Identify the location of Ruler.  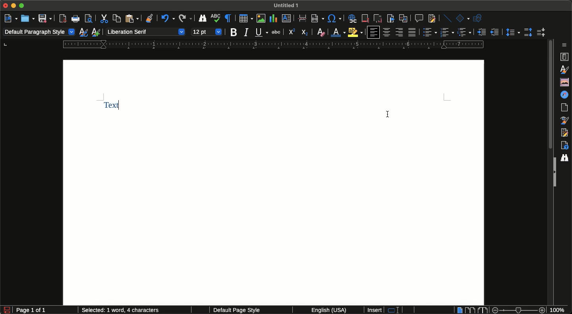
(273, 45).